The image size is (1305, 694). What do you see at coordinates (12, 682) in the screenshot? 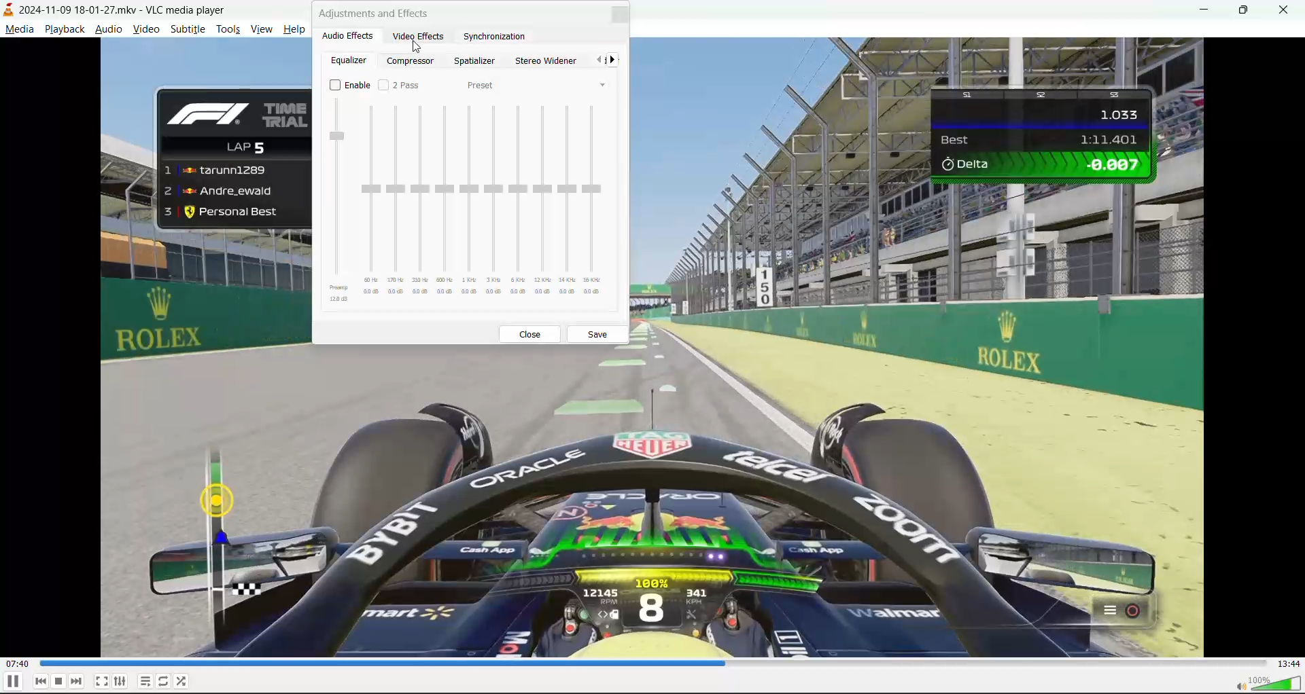
I see `pause` at bounding box center [12, 682].